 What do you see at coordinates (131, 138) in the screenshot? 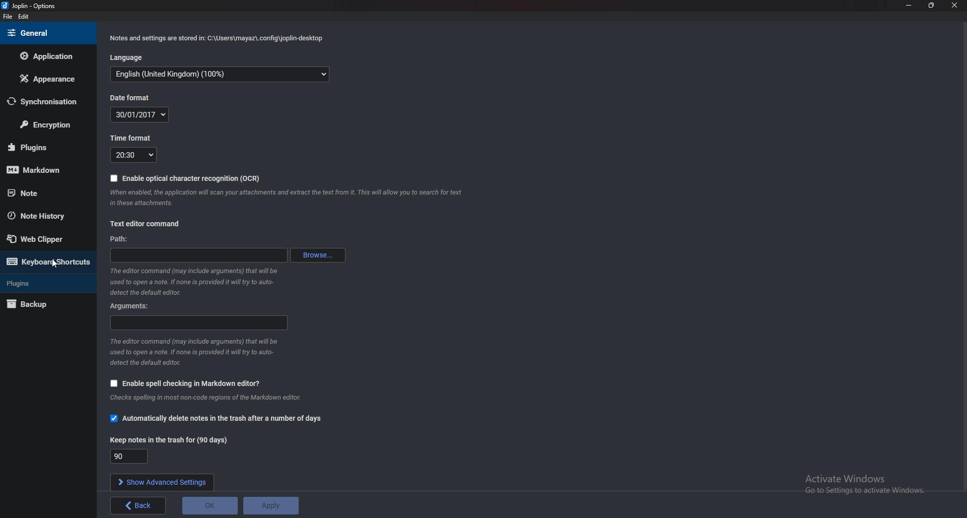
I see `Time format` at bounding box center [131, 138].